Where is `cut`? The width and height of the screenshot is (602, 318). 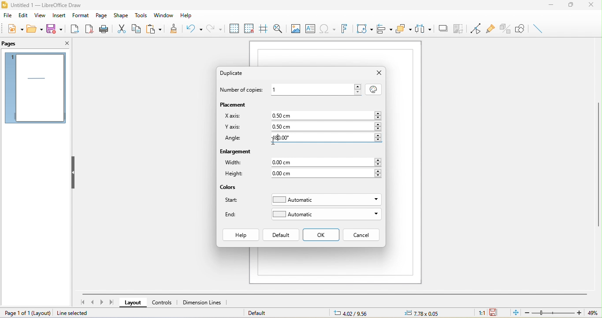 cut is located at coordinates (124, 28).